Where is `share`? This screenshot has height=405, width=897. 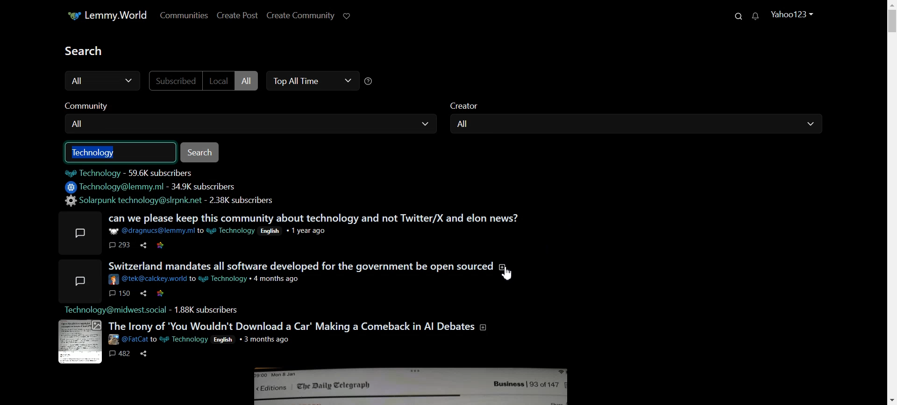 share is located at coordinates (143, 245).